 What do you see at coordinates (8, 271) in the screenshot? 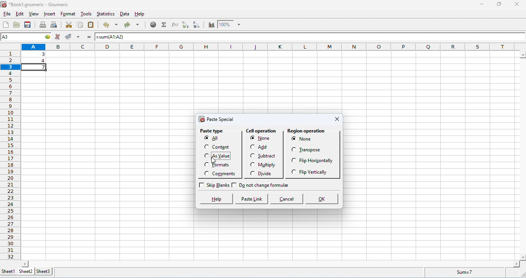
I see `sheet 1` at bounding box center [8, 271].